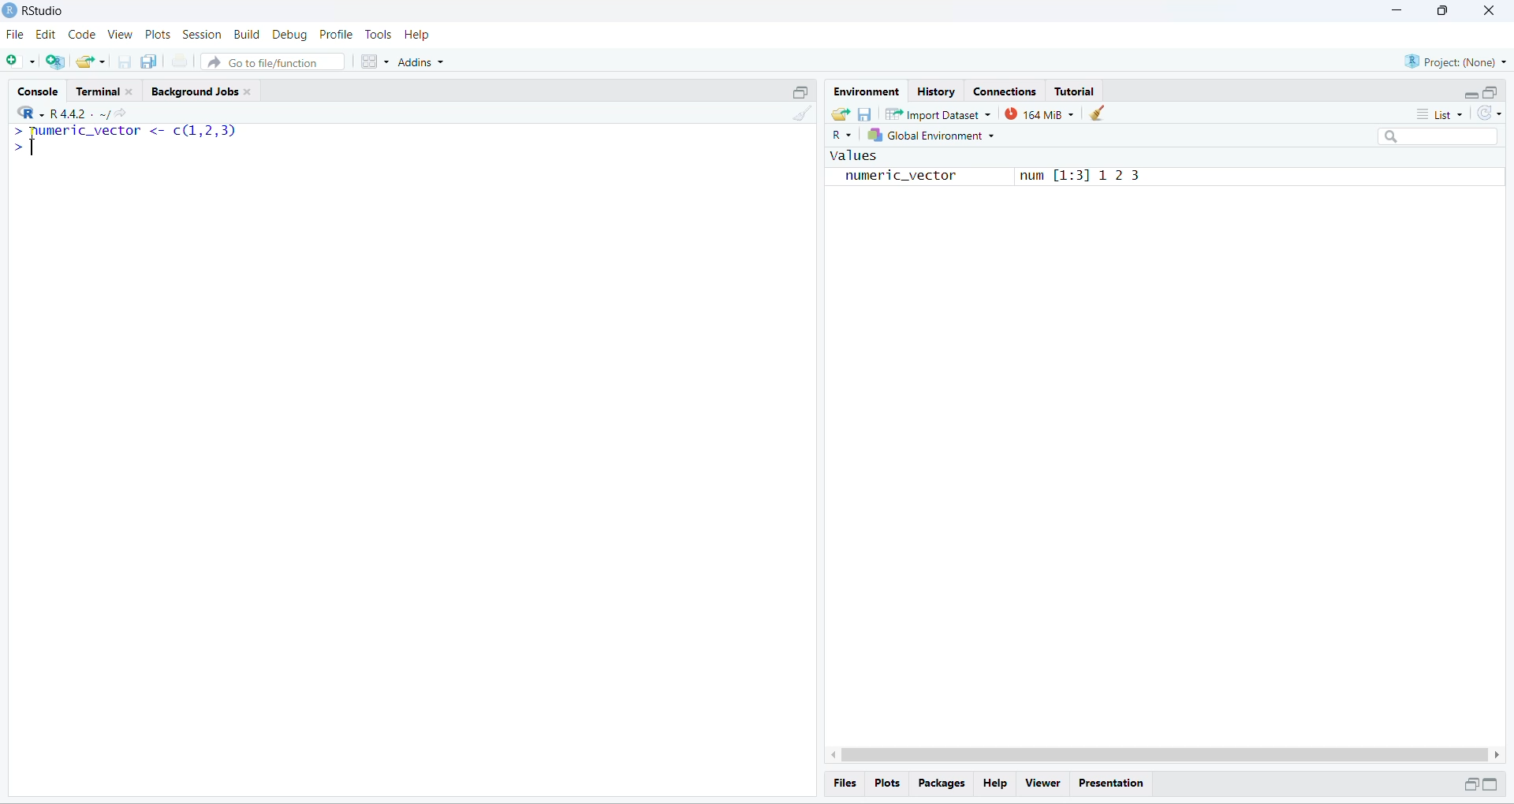 The height and width of the screenshot is (804, 1514). Describe the element at coordinates (247, 34) in the screenshot. I see `Build` at that location.